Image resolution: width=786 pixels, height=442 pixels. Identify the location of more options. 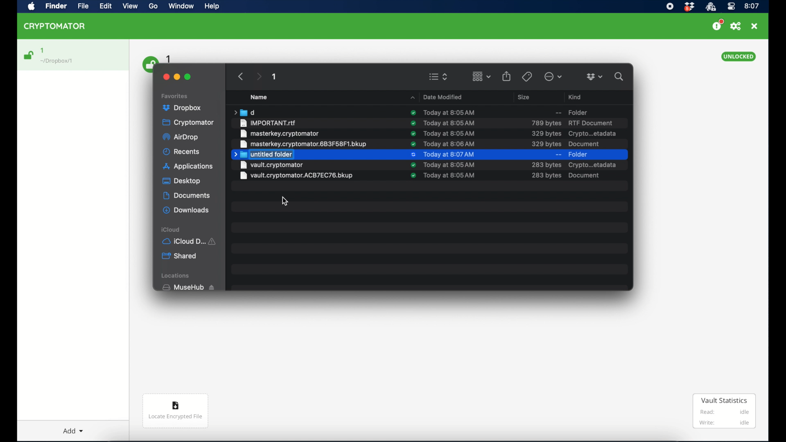
(553, 77).